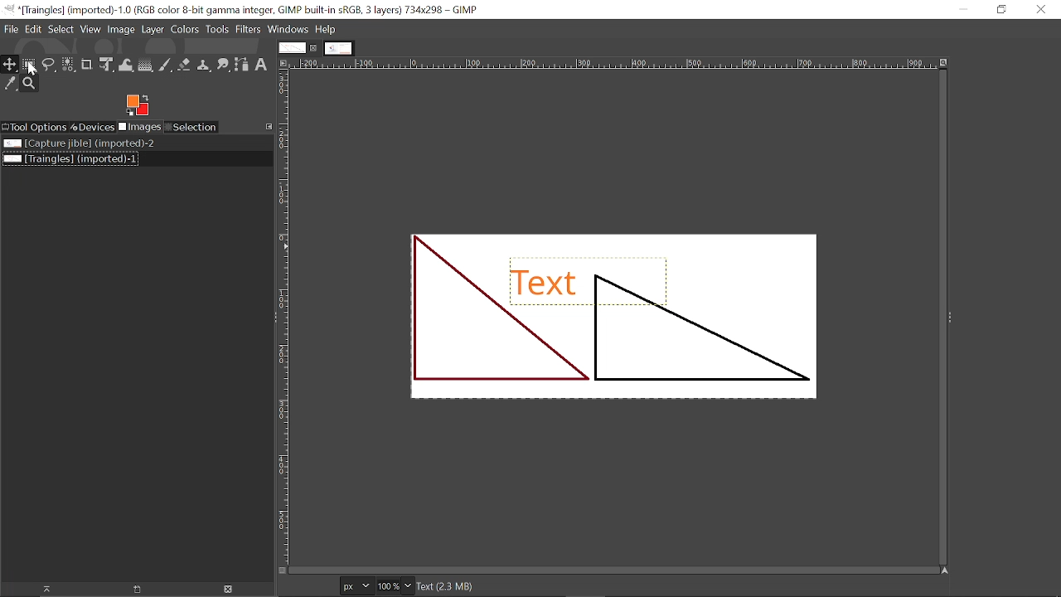 The width and height of the screenshot is (1061, 597). What do you see at coordinates (409, 586) in the screenshot?
I see `Zoom options` at bounding box center [409, 586].